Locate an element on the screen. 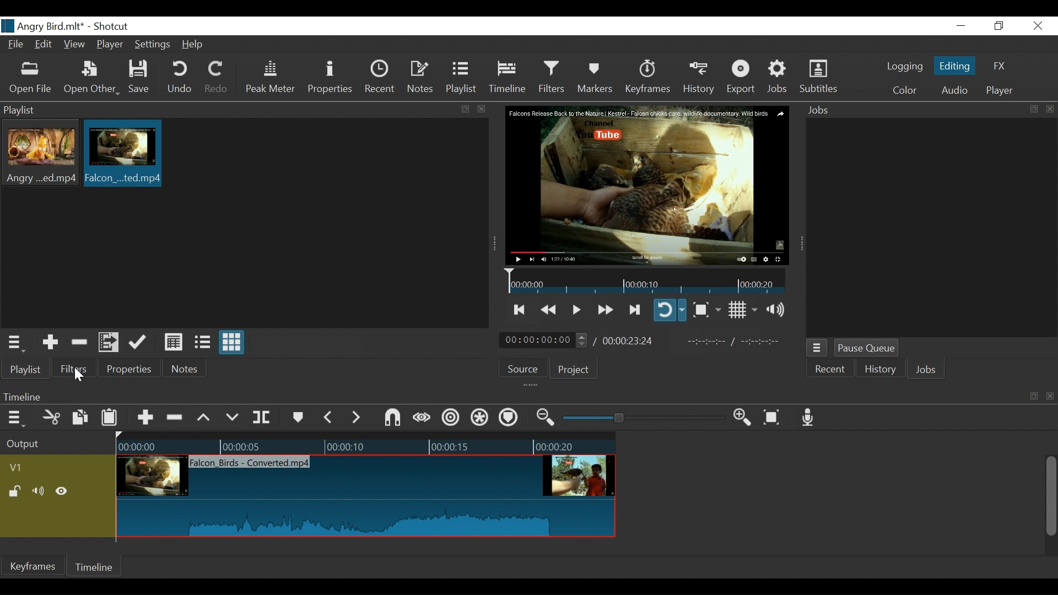 The width and height of the screenshot is (1058, 595). Audio is located at coordinates (954, 91).